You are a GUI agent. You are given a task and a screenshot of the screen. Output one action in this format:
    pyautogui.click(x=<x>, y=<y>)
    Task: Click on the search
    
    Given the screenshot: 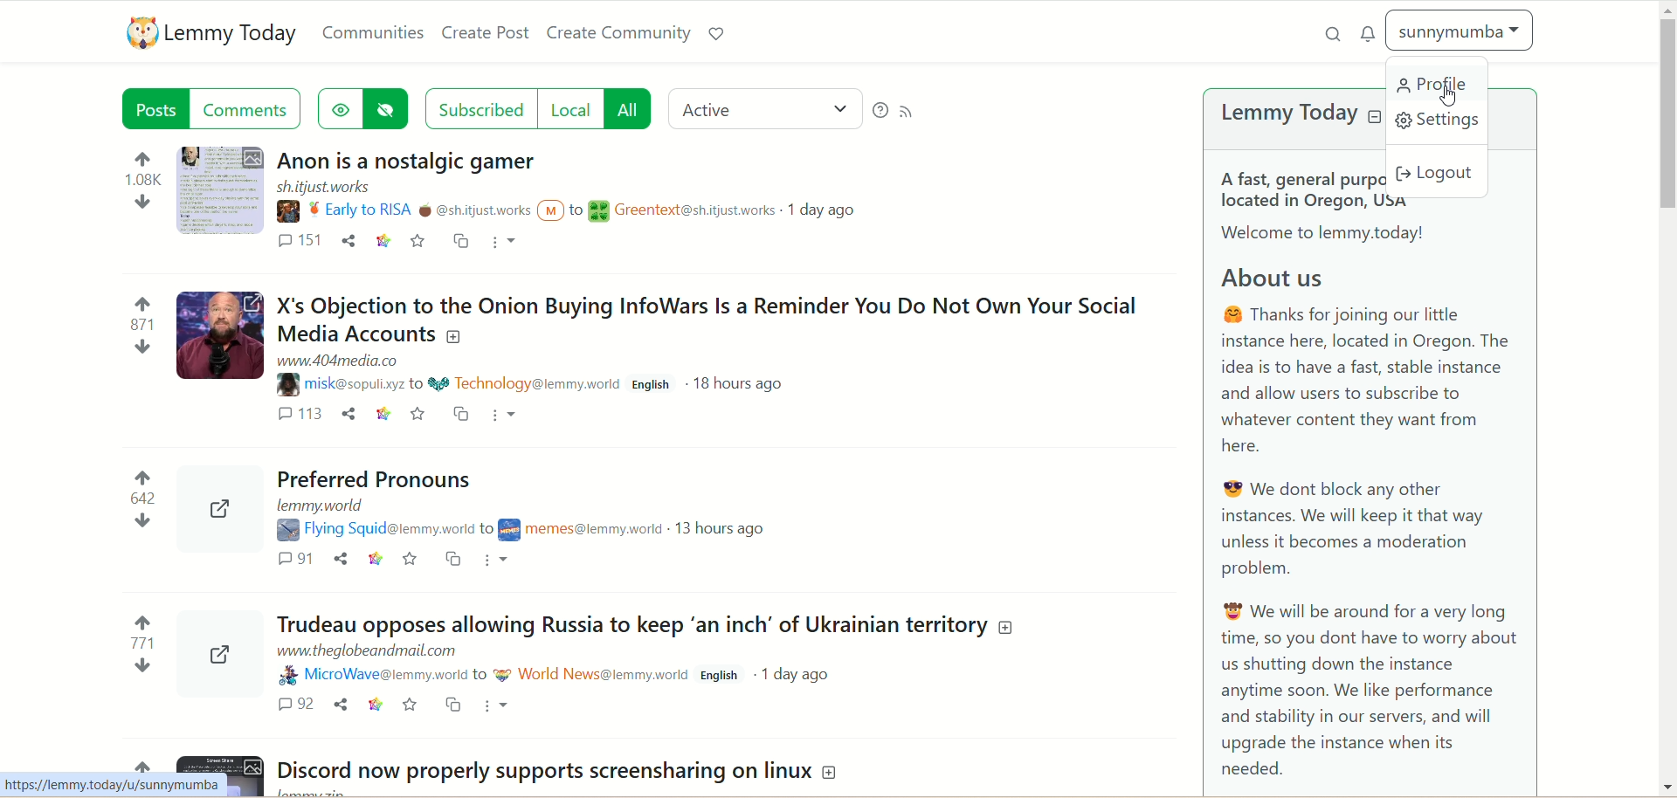 What is the action you would take?
    pyautogui.click(x=1325, y=38)
    